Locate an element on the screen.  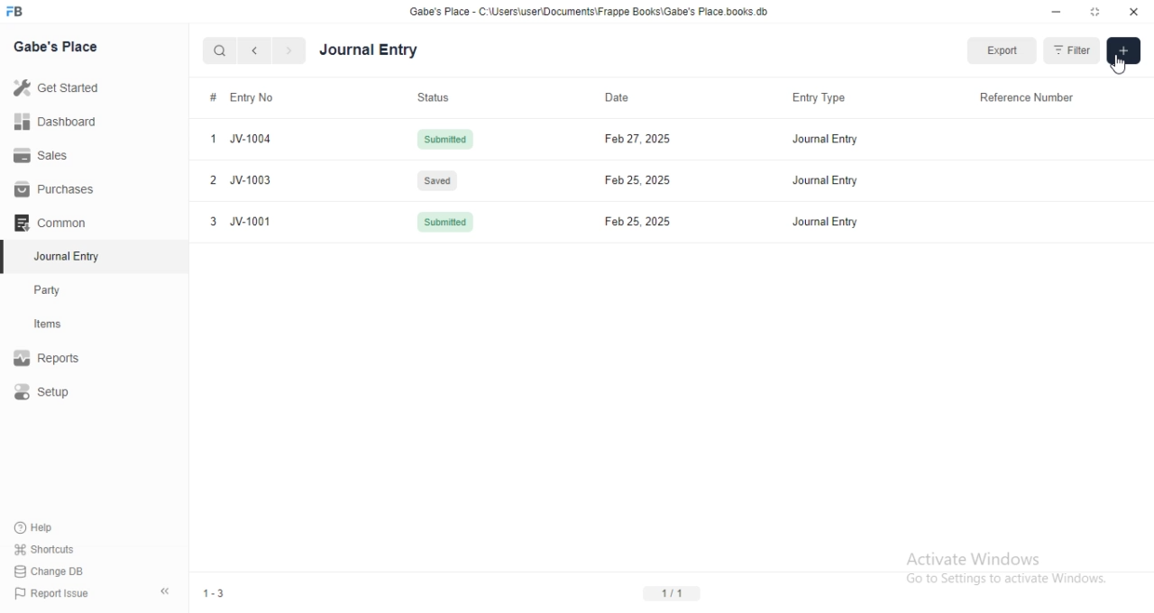
hide is located at coordinates (165, 593).